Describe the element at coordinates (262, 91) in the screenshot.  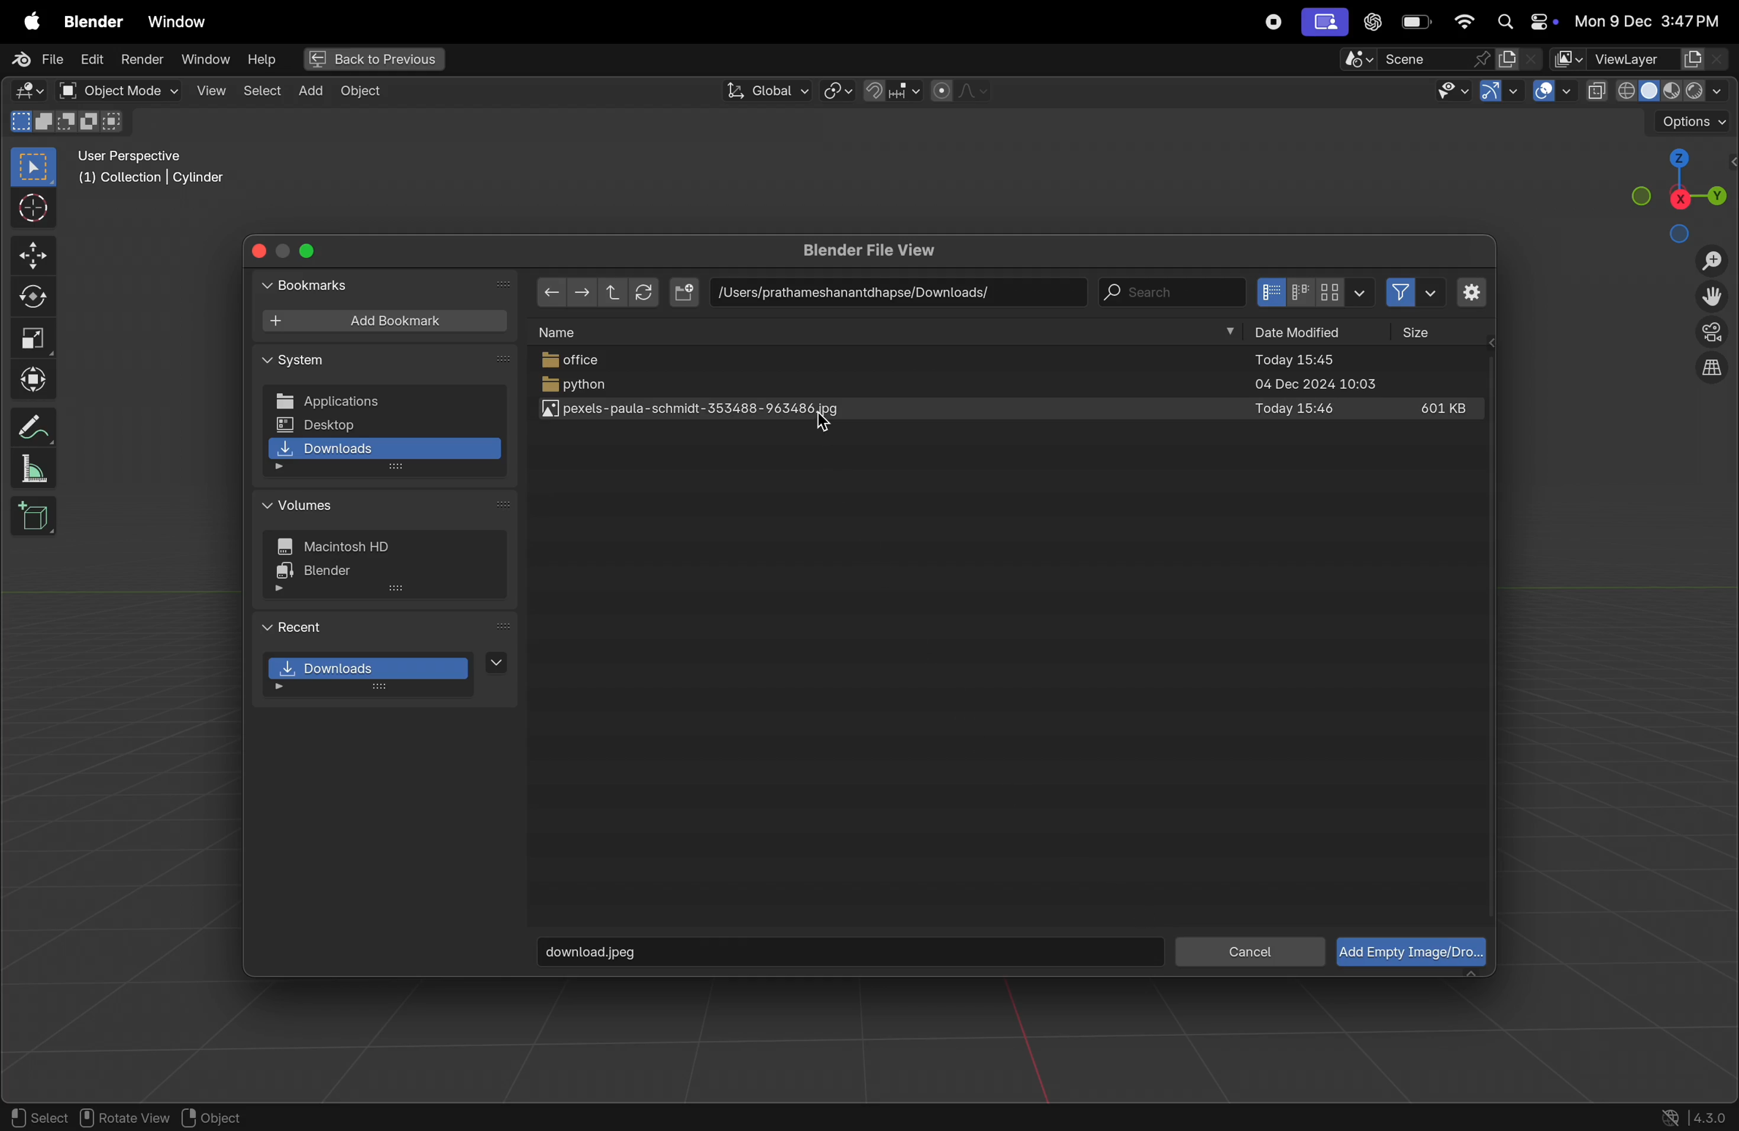
I see `select` at that location.